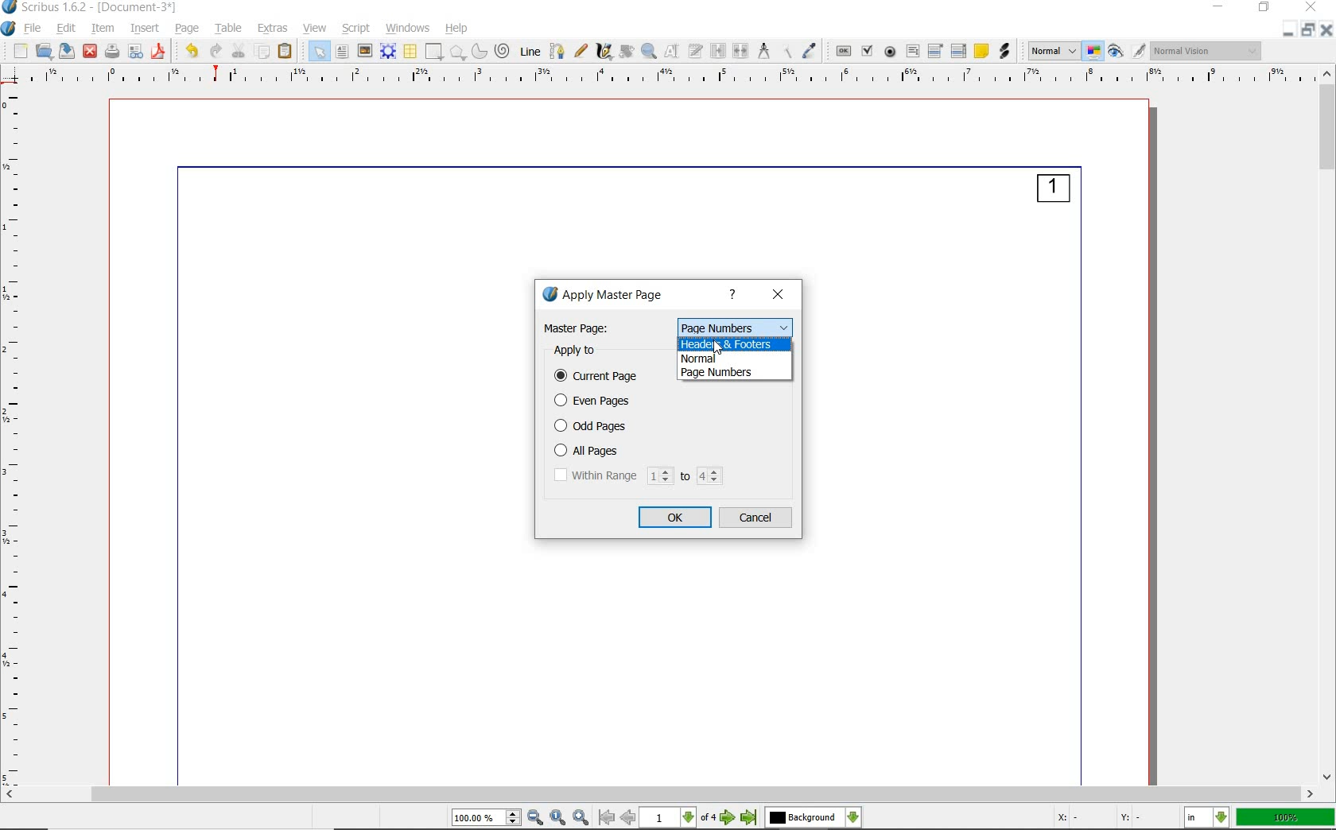  What do you see at coordinates (763, 52) in the screenshot?
I see `measurements` at bounding box center [763, 52].